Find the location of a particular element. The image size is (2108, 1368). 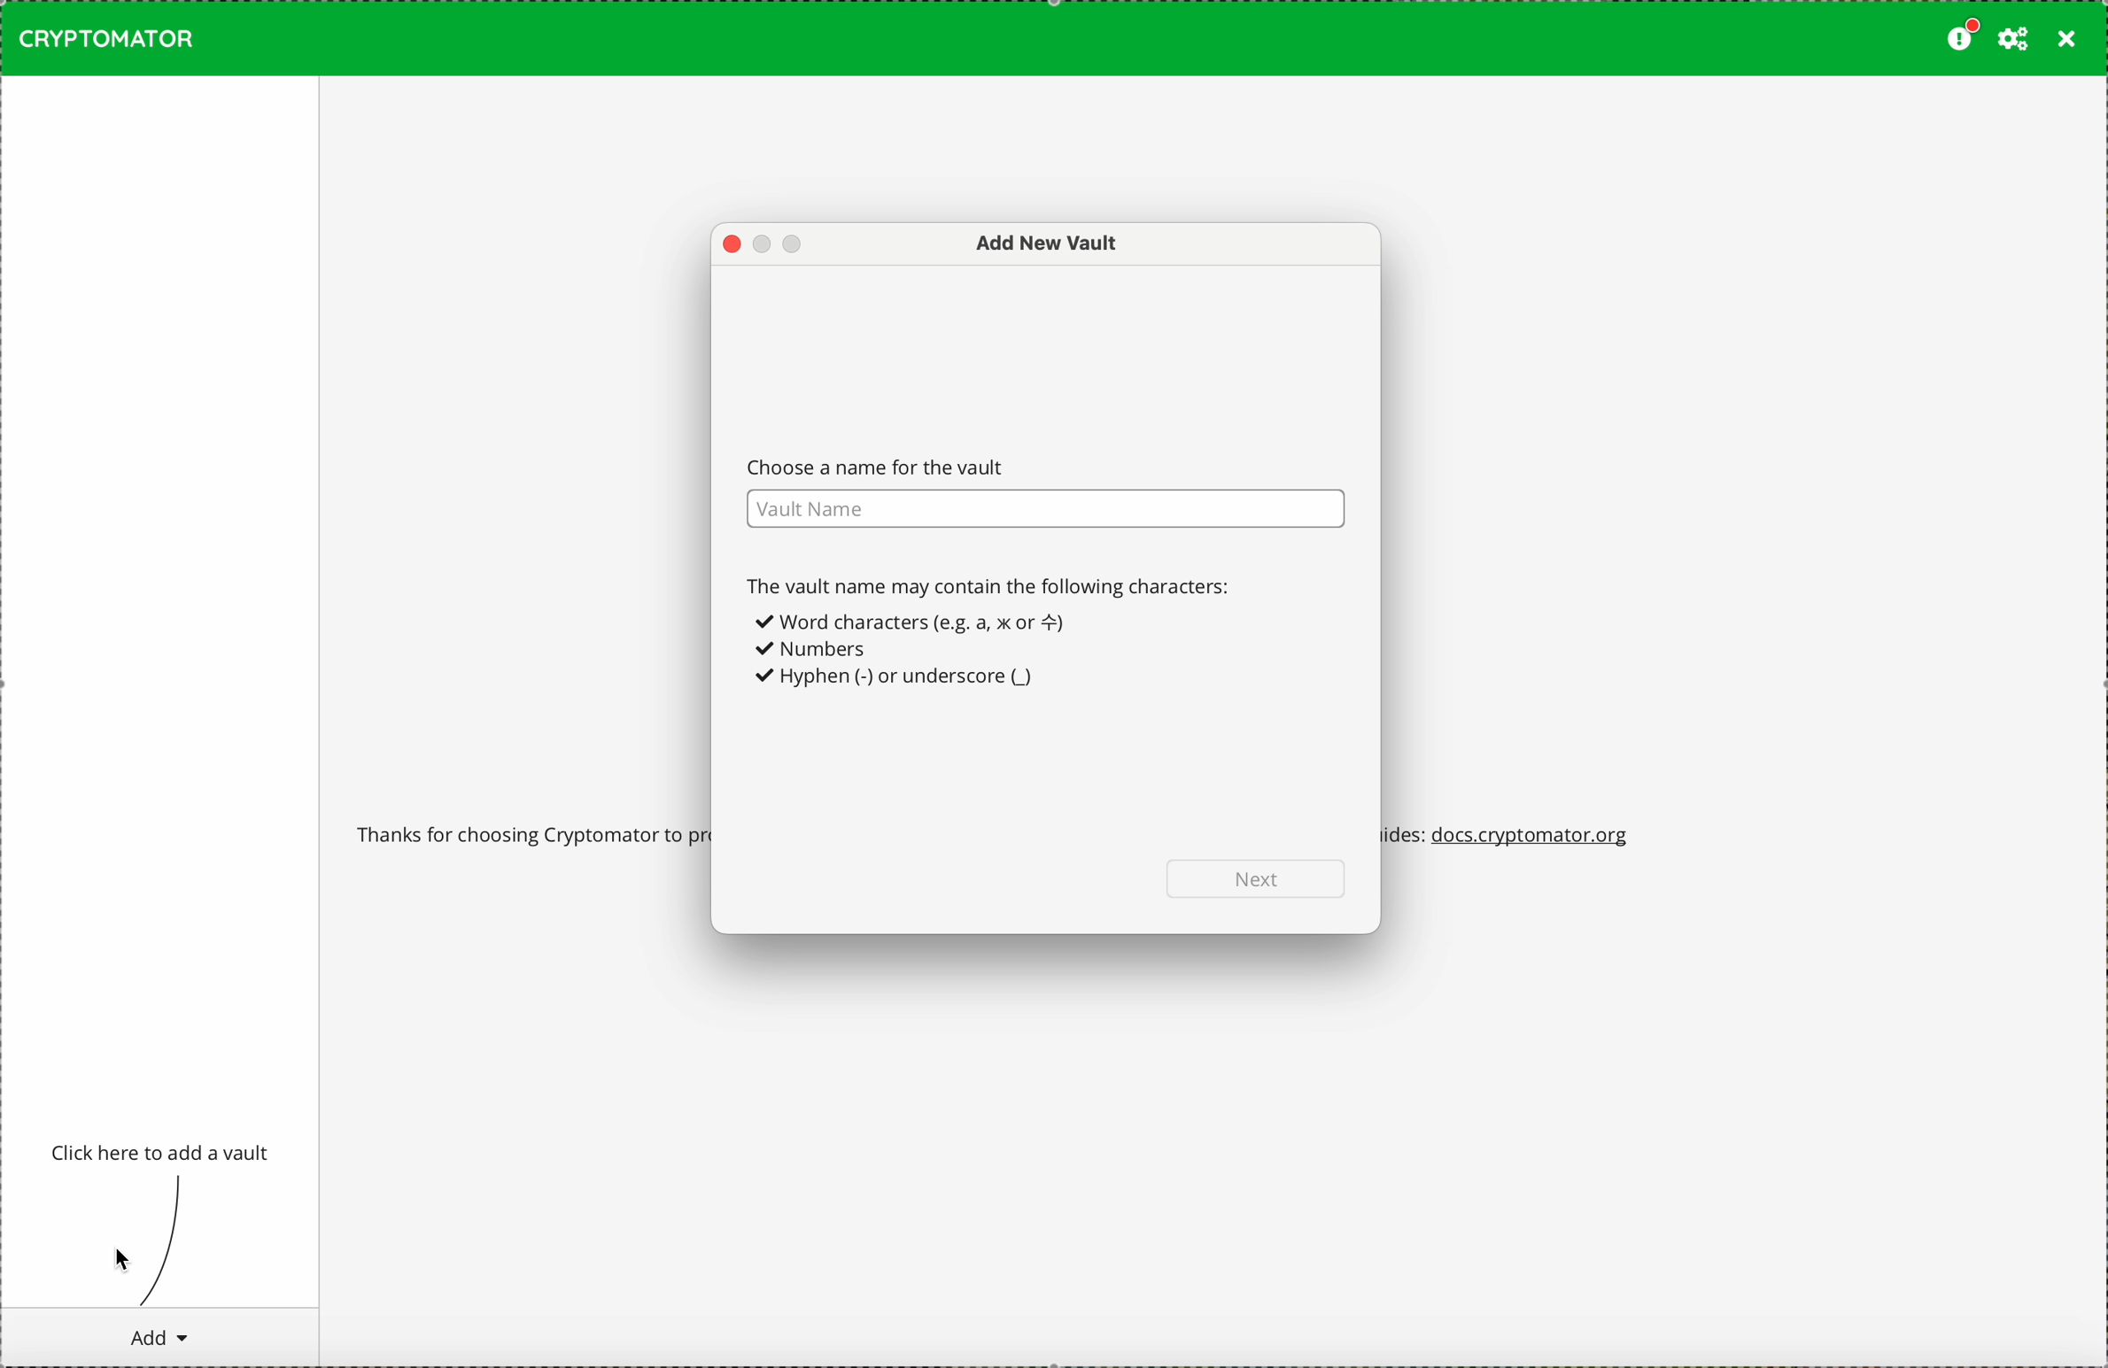

close is located at coordinates (731, 245).